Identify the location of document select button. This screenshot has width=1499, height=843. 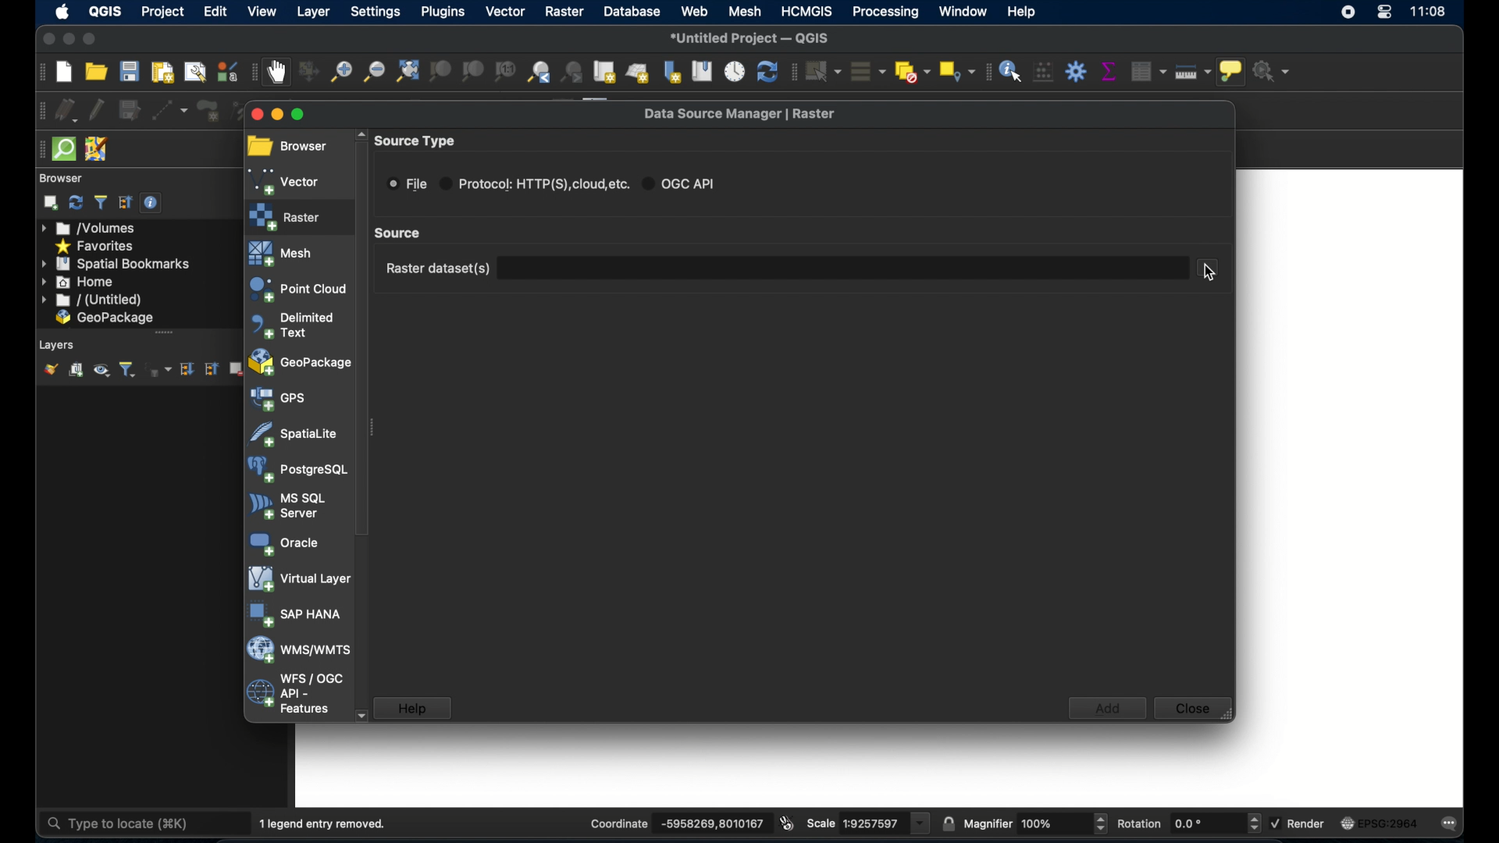
(1209, 267).